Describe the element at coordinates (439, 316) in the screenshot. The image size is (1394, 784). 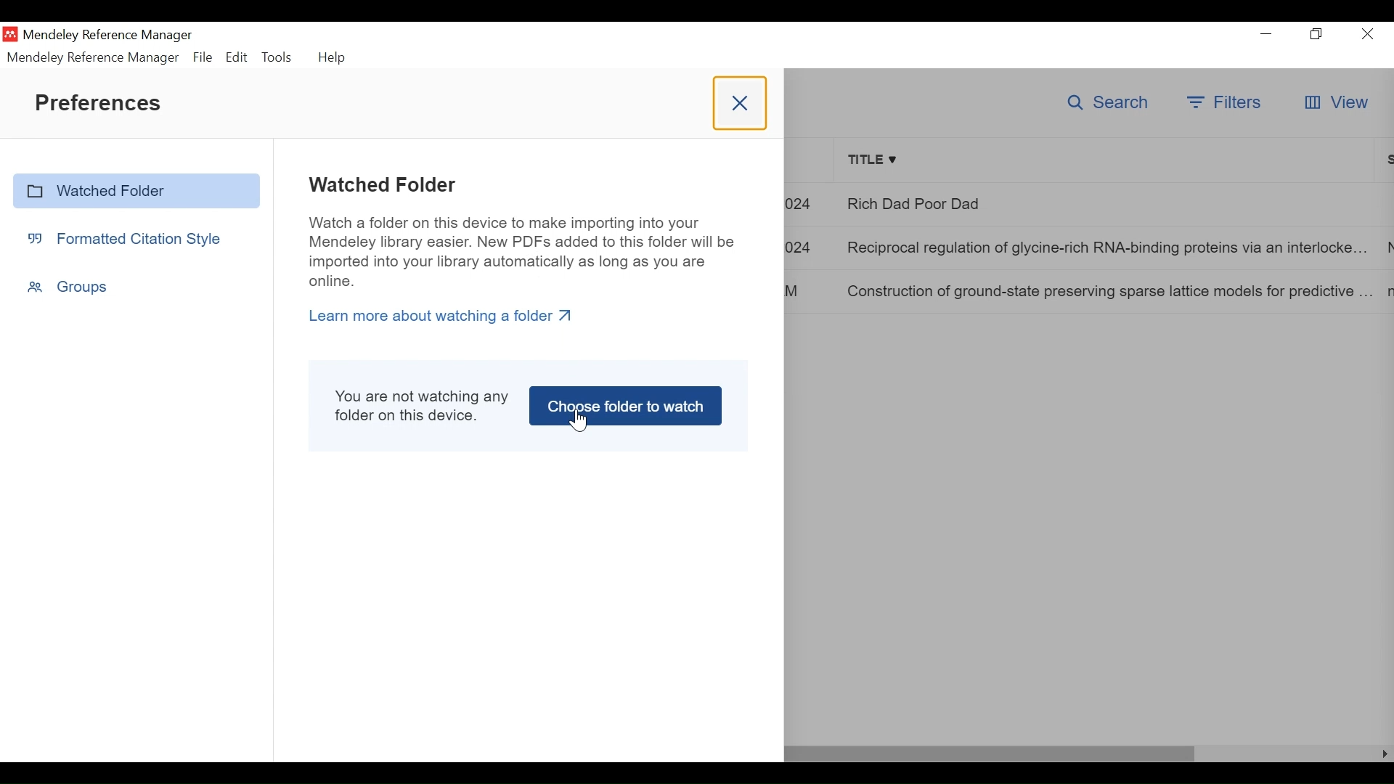
I see `Learn more about watching a folder` at that location.